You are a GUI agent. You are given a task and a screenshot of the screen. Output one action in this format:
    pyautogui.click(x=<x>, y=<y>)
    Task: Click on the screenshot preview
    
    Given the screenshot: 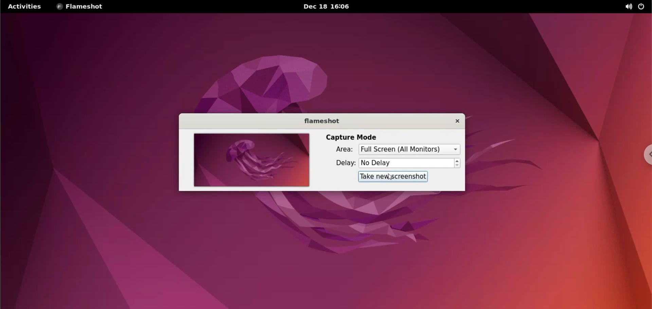 What is the action you would take?
    pyautogui.click(x=251, y=160)
    